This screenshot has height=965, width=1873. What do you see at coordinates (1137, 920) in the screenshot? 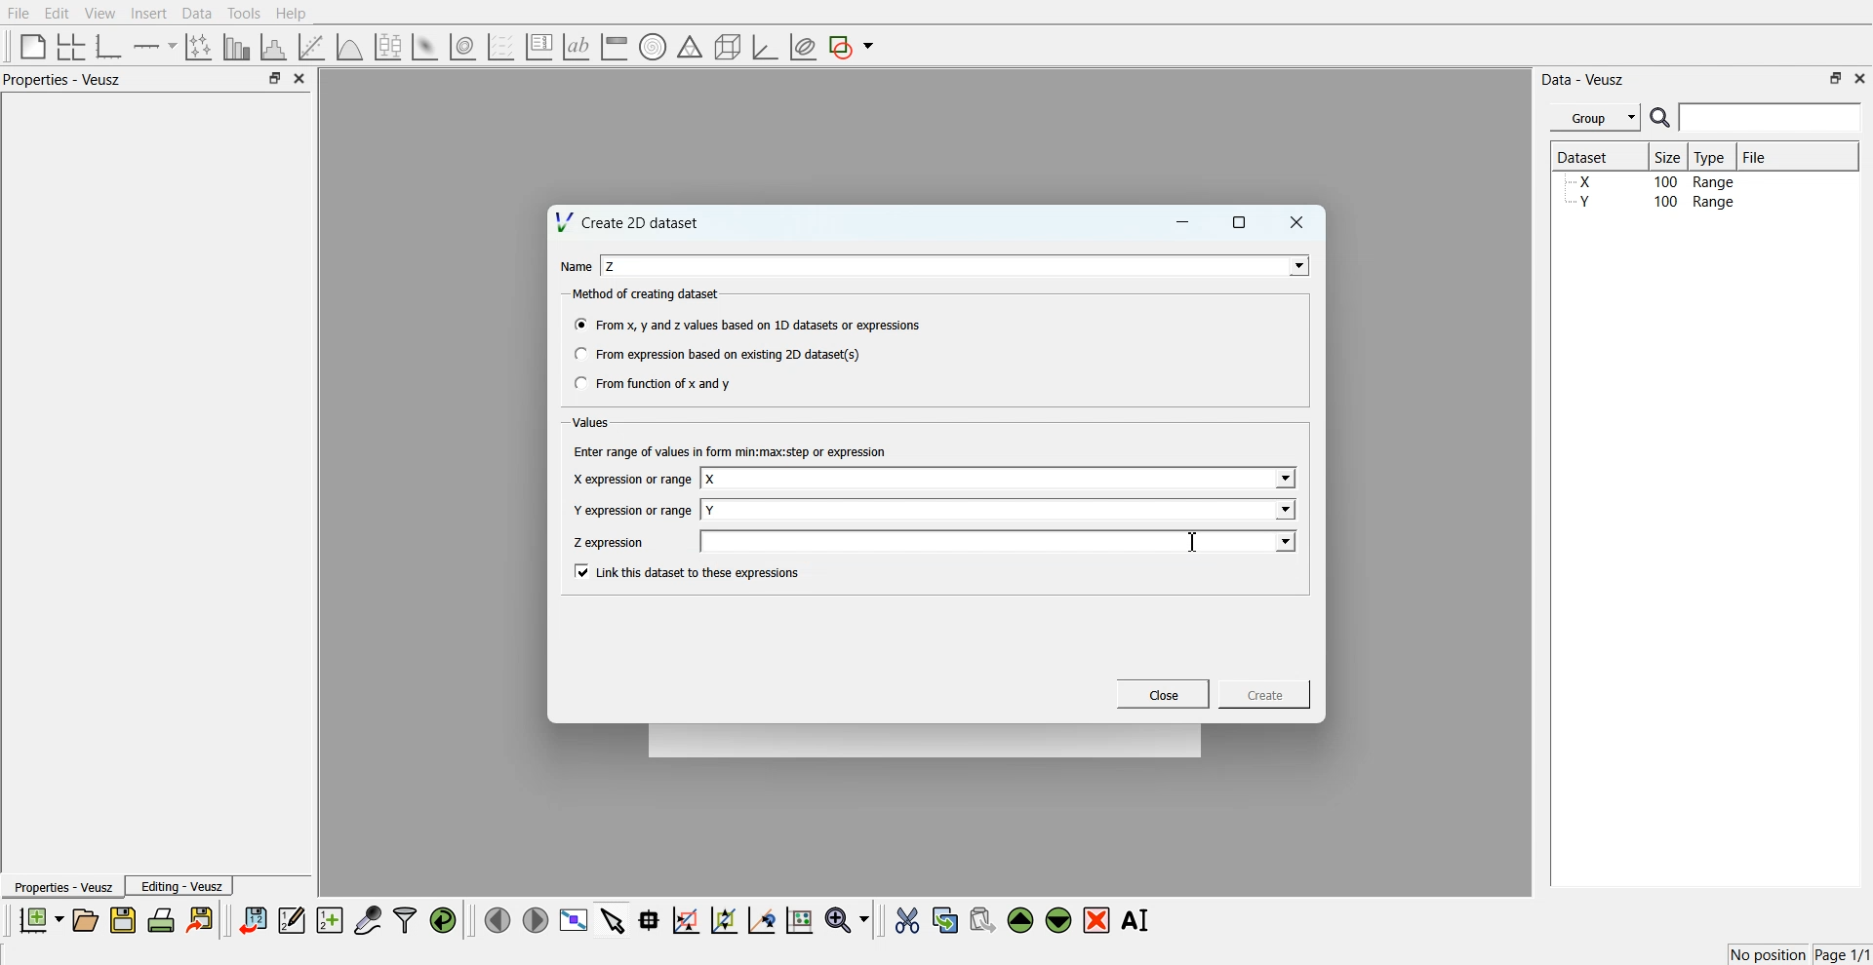
I see `Rename the selected widget` at bounding box center [1137, 920].